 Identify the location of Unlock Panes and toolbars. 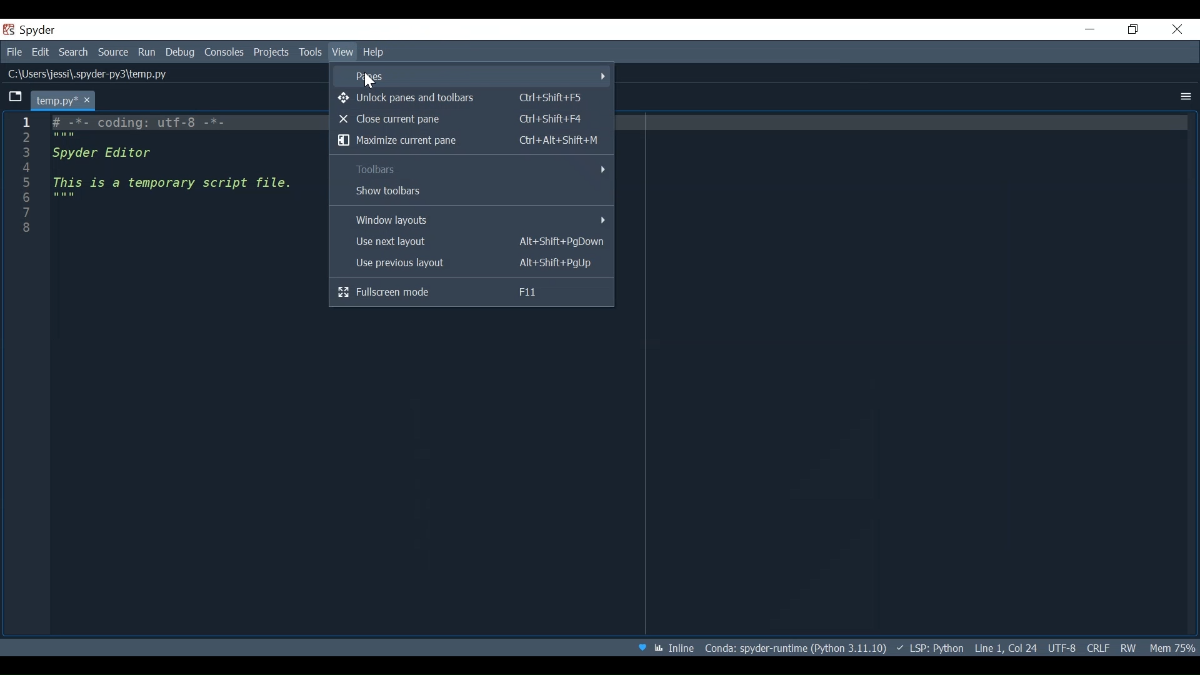
(468, 97).